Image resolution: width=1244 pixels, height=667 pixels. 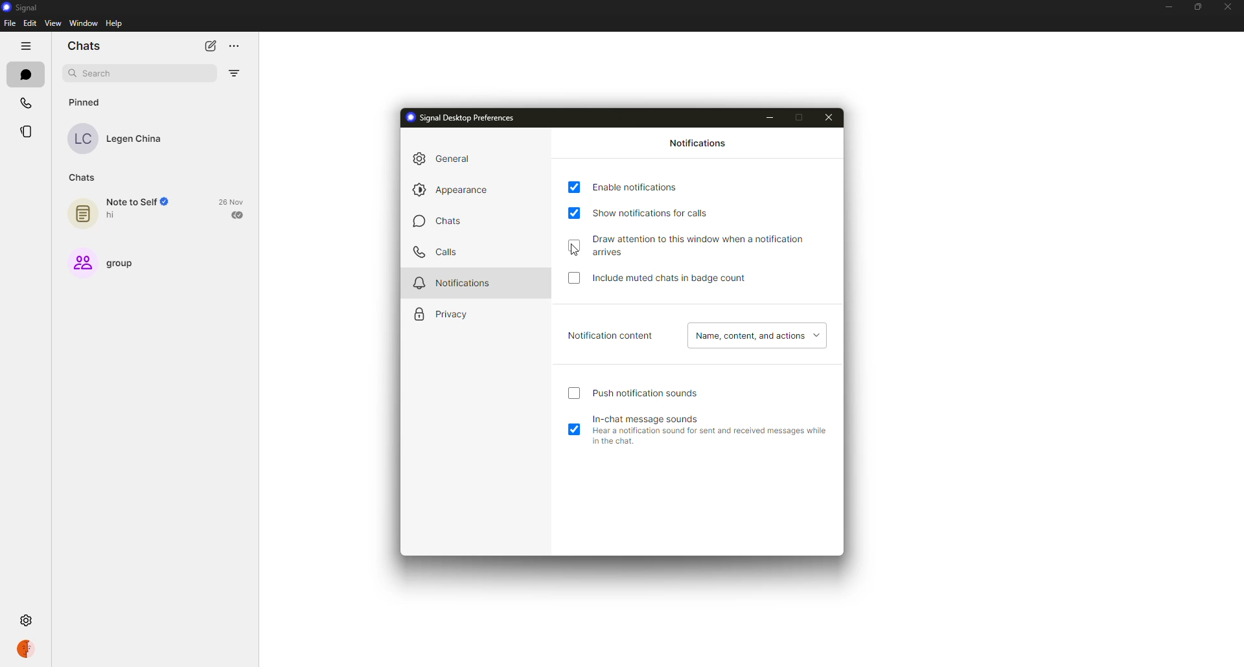 I want to click on chats, so click(x=27, y=74).